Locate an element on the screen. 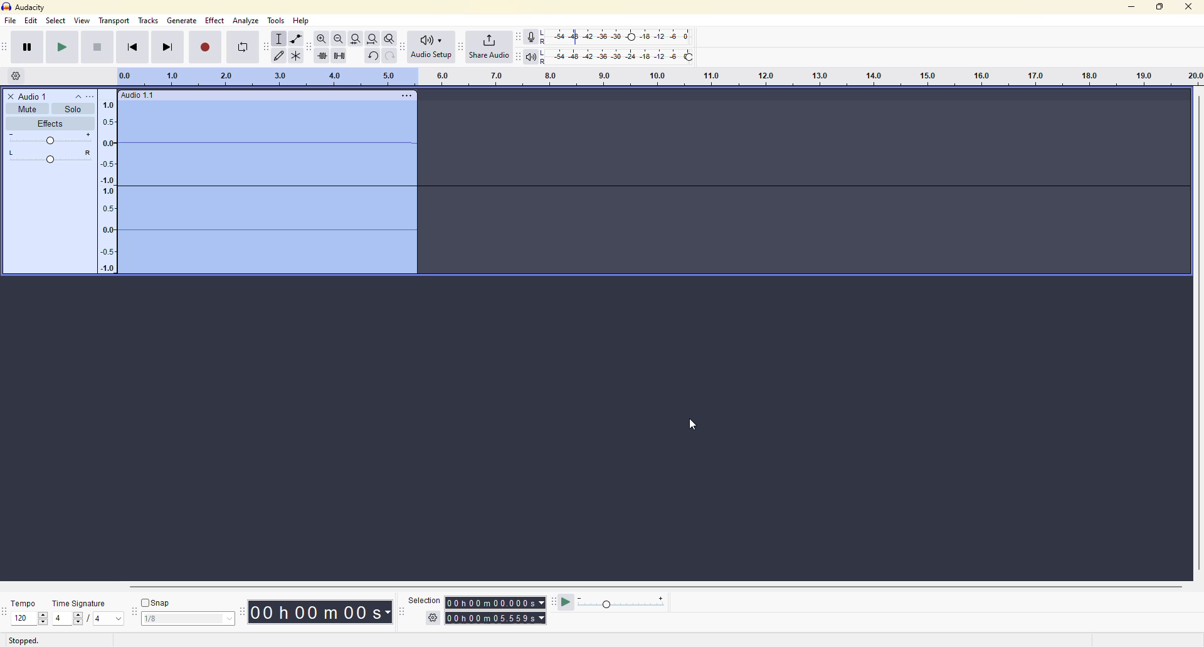 The width and height of the screenshot is (1204, 647). 1/8 is located at coordinates (162, 620).